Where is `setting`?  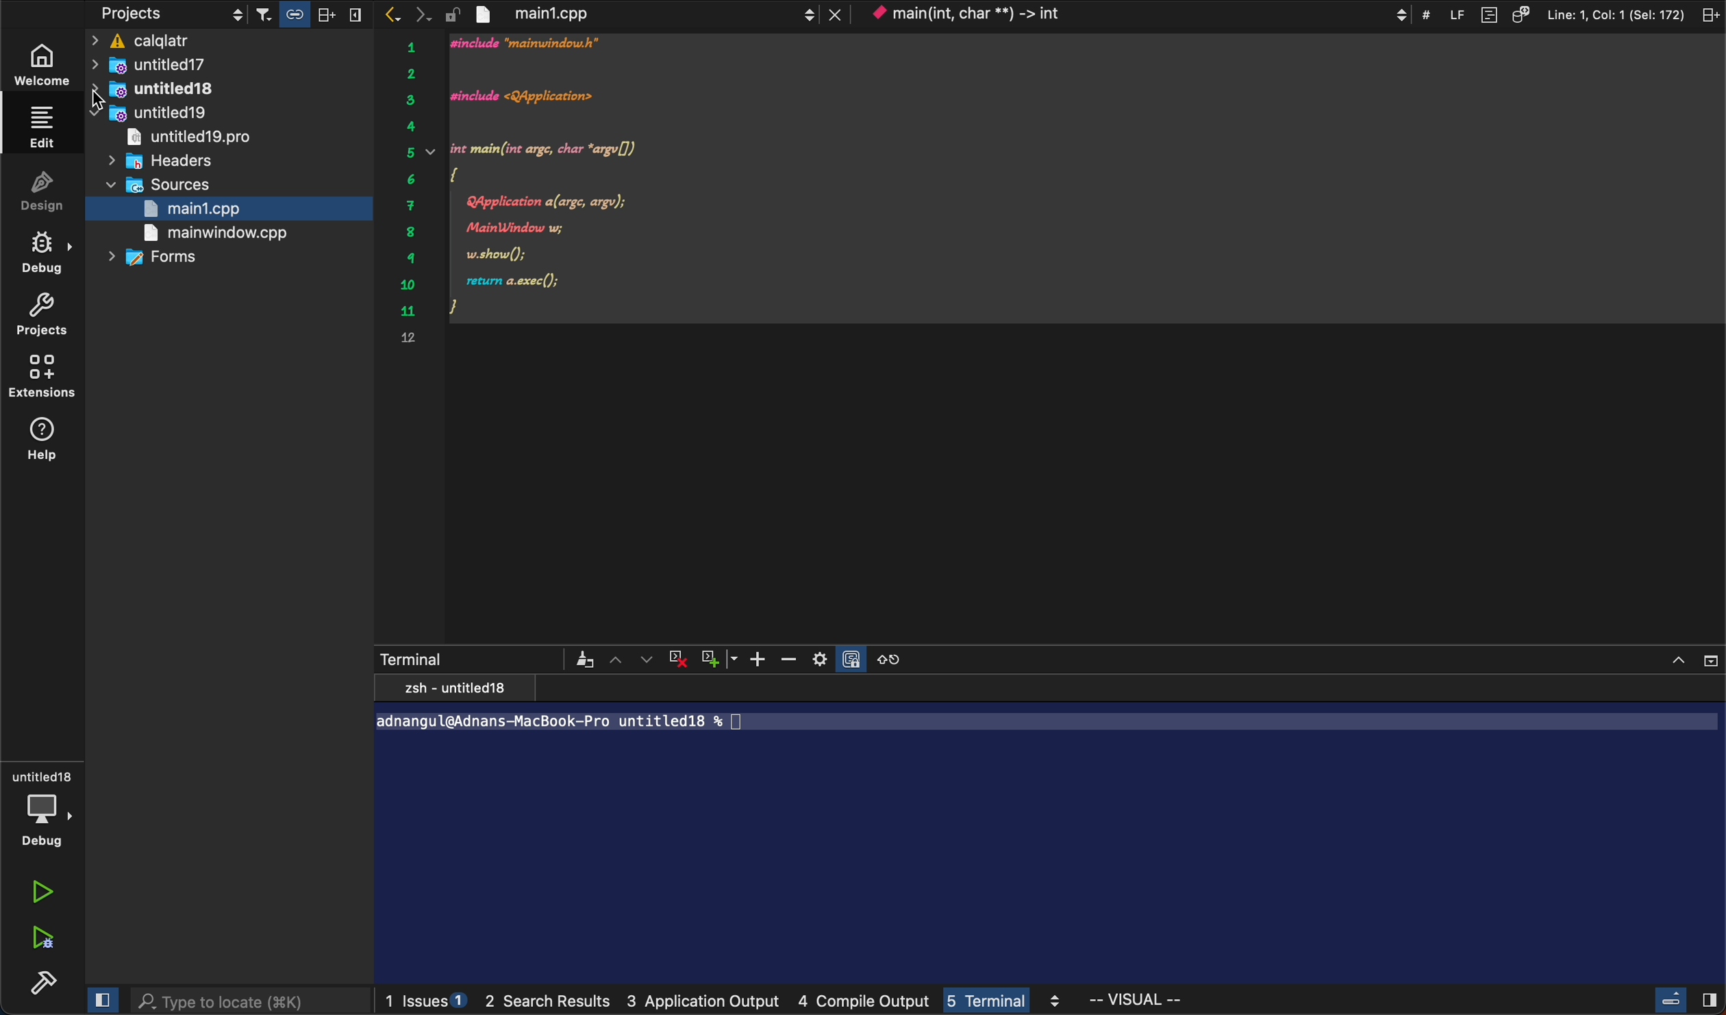
setting is located at coordinates (838, 660).